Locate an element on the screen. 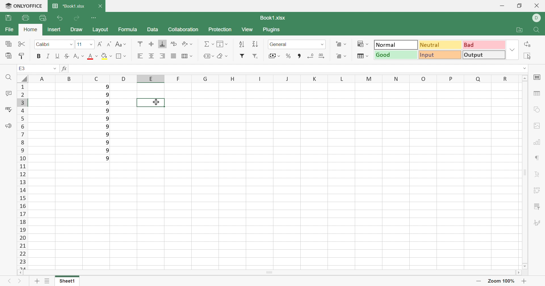 The height and width of the screenshot is (286, 545). E3 is located at coordinates (22, 68).